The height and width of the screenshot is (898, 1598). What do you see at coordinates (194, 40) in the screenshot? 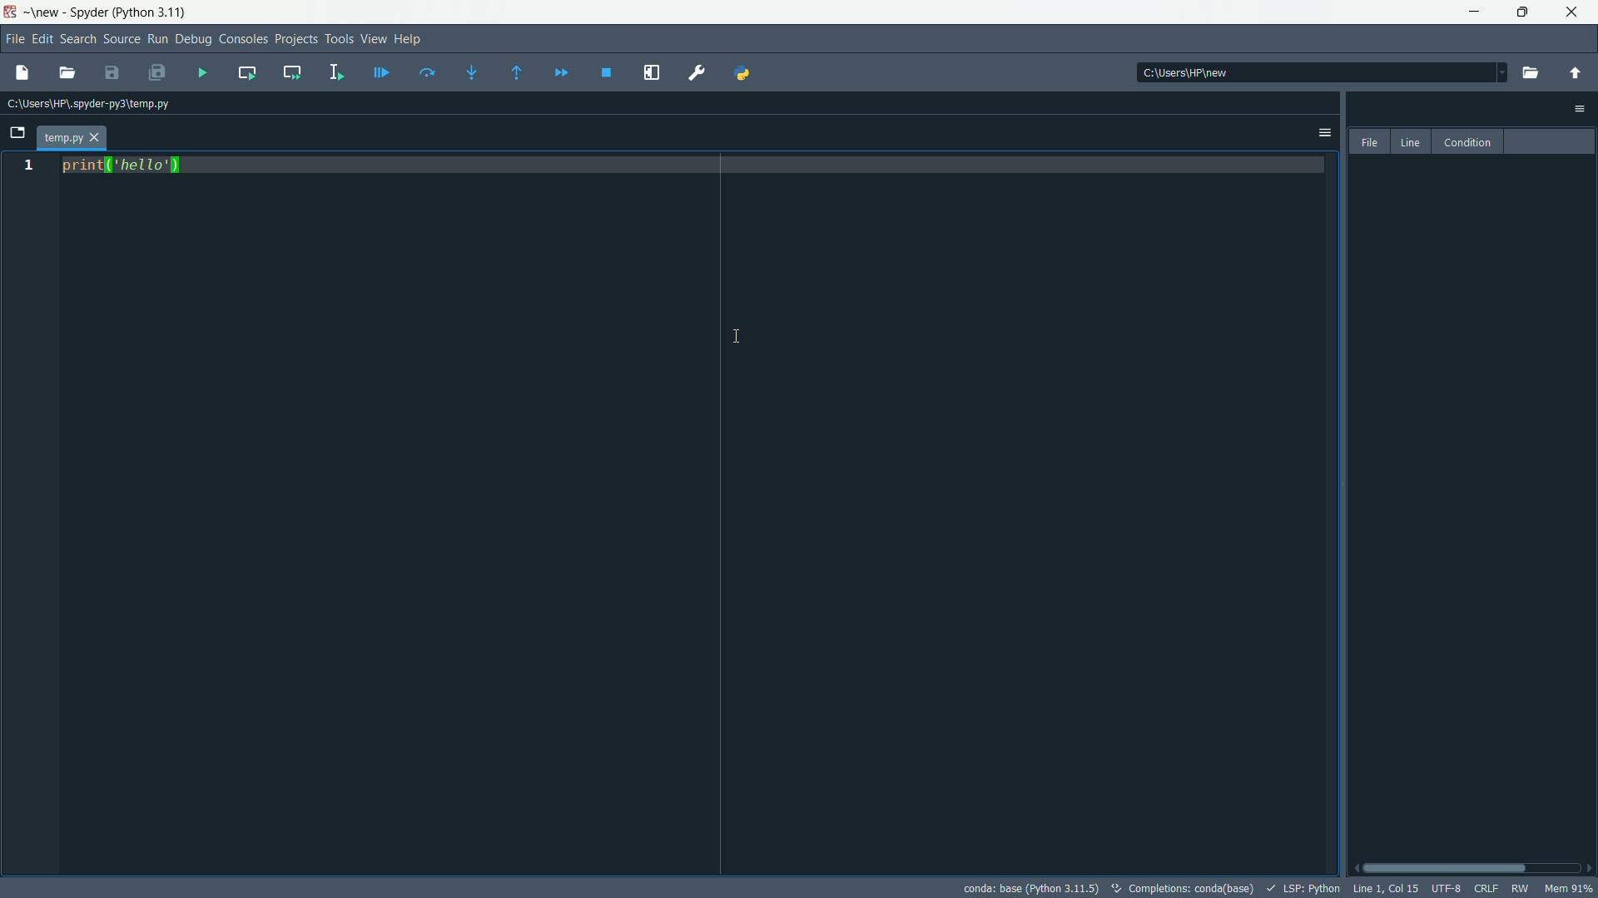
I see `debug menu` at bounding box center [194, 40].